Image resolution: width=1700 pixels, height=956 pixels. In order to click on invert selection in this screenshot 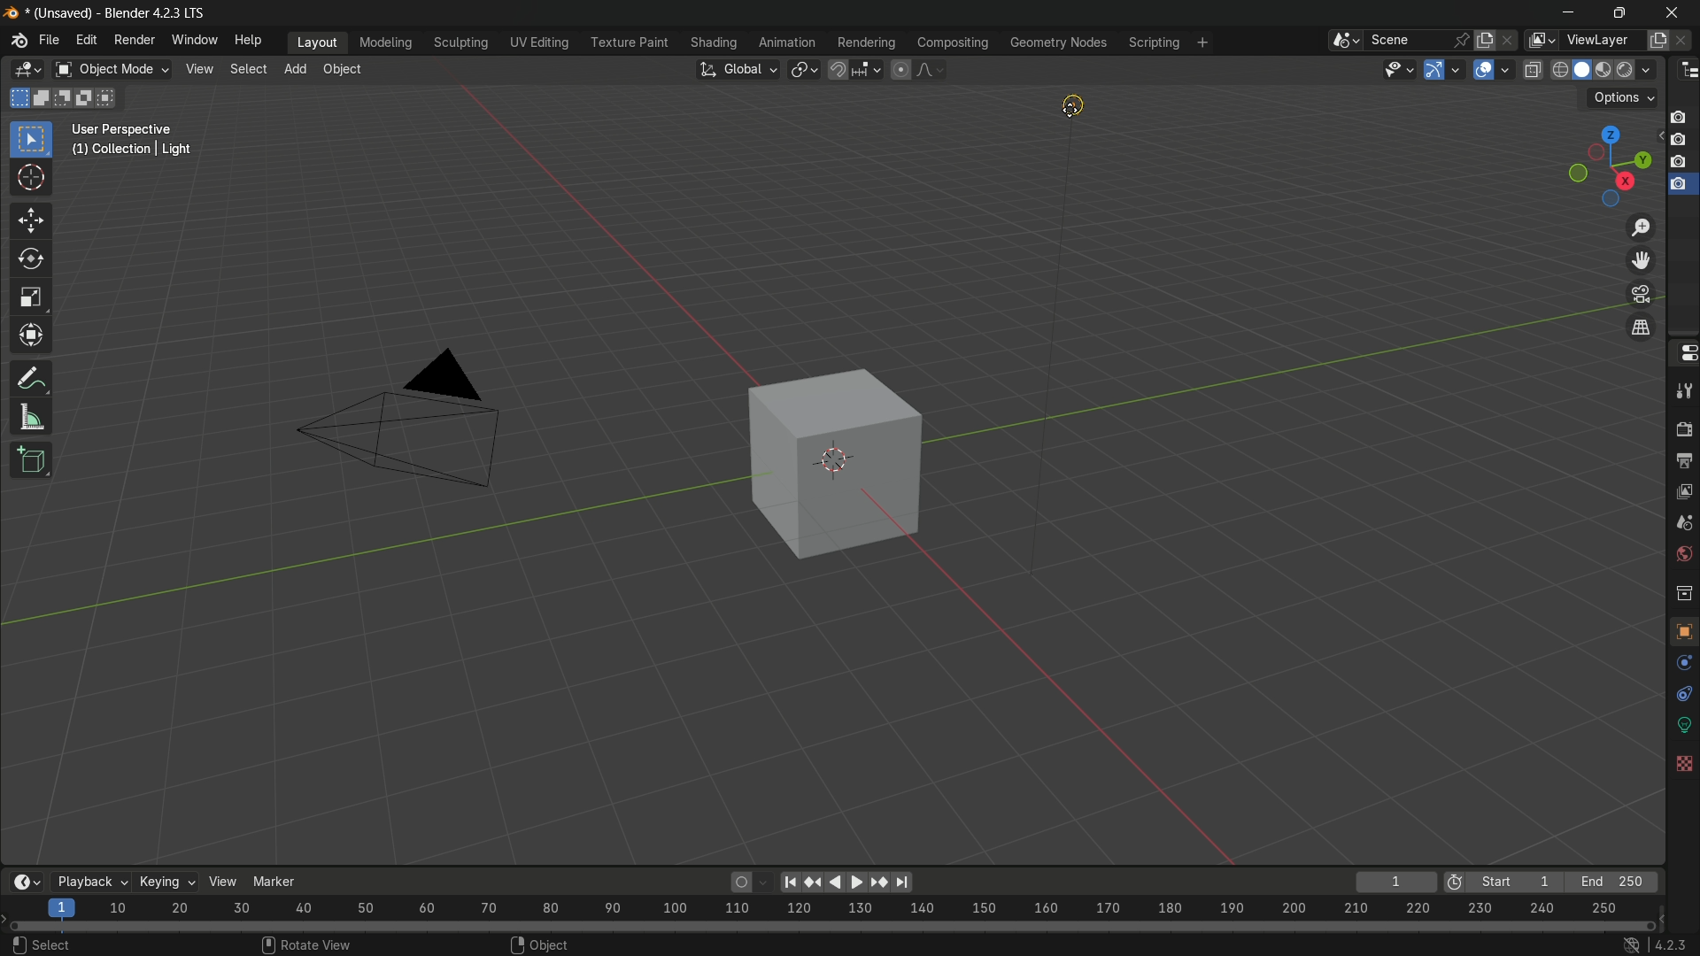, I will do `click(91, 96)`.